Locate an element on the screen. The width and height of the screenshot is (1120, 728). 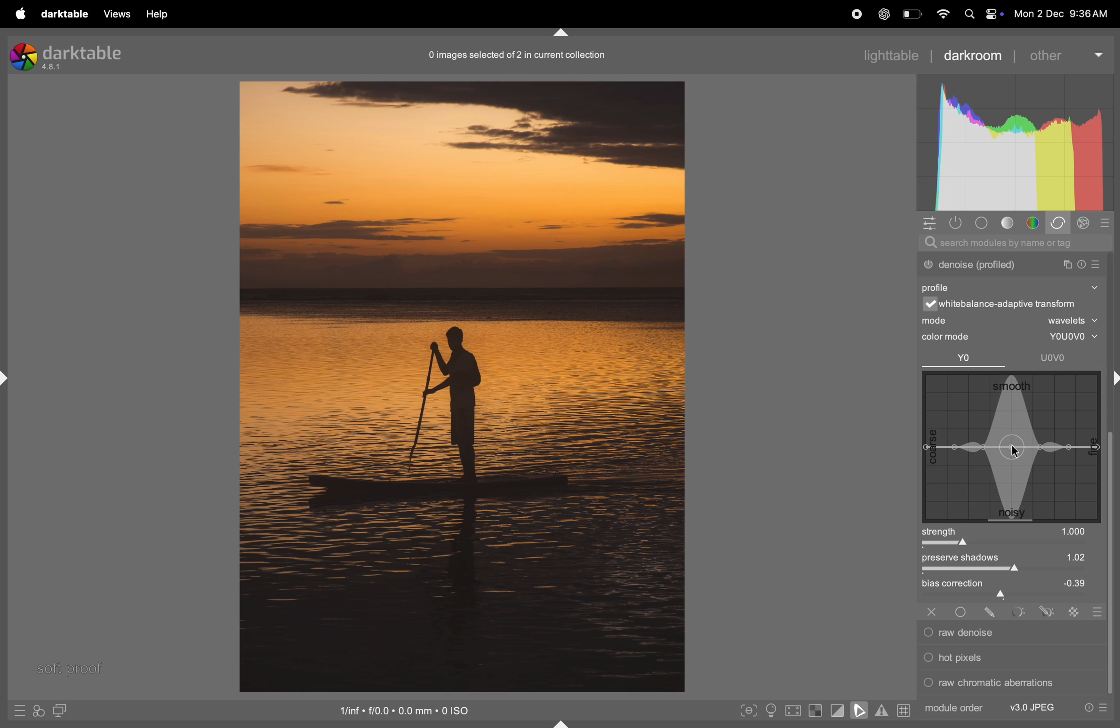
mode is located at coordinates (1012, 321).